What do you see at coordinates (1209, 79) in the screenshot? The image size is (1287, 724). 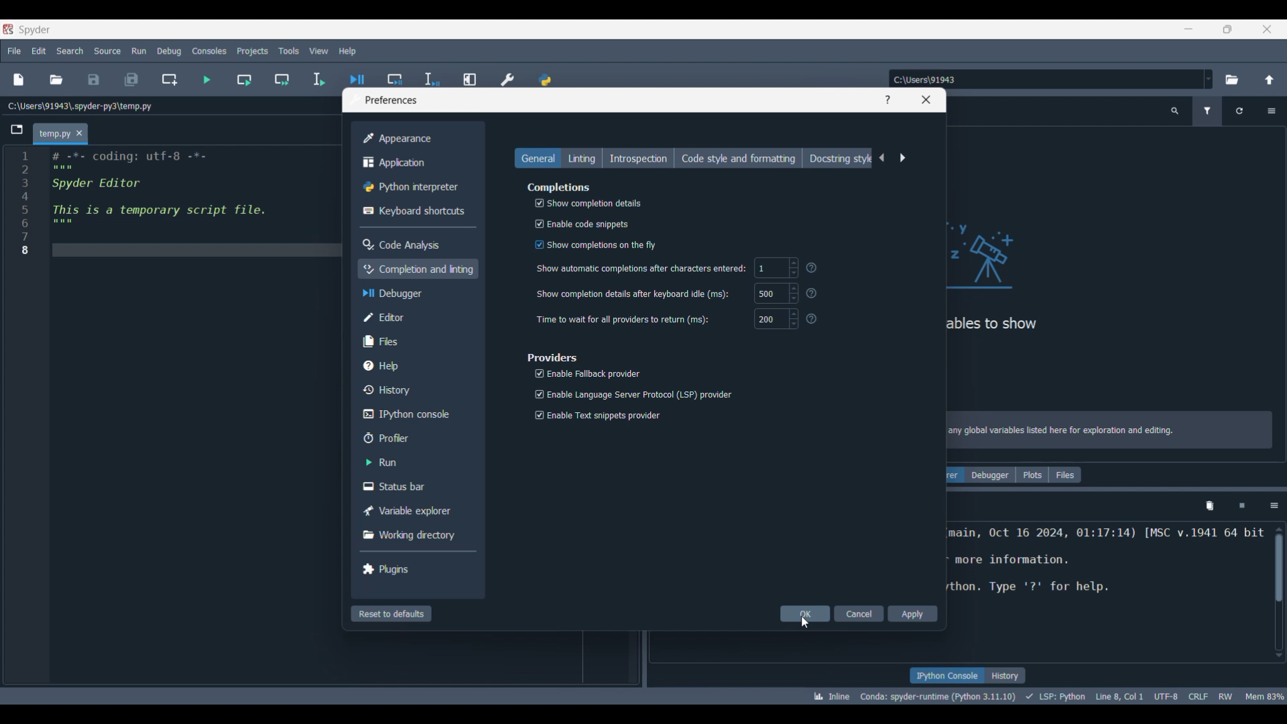 I see `Location options` at bounding box center [1209, 79].